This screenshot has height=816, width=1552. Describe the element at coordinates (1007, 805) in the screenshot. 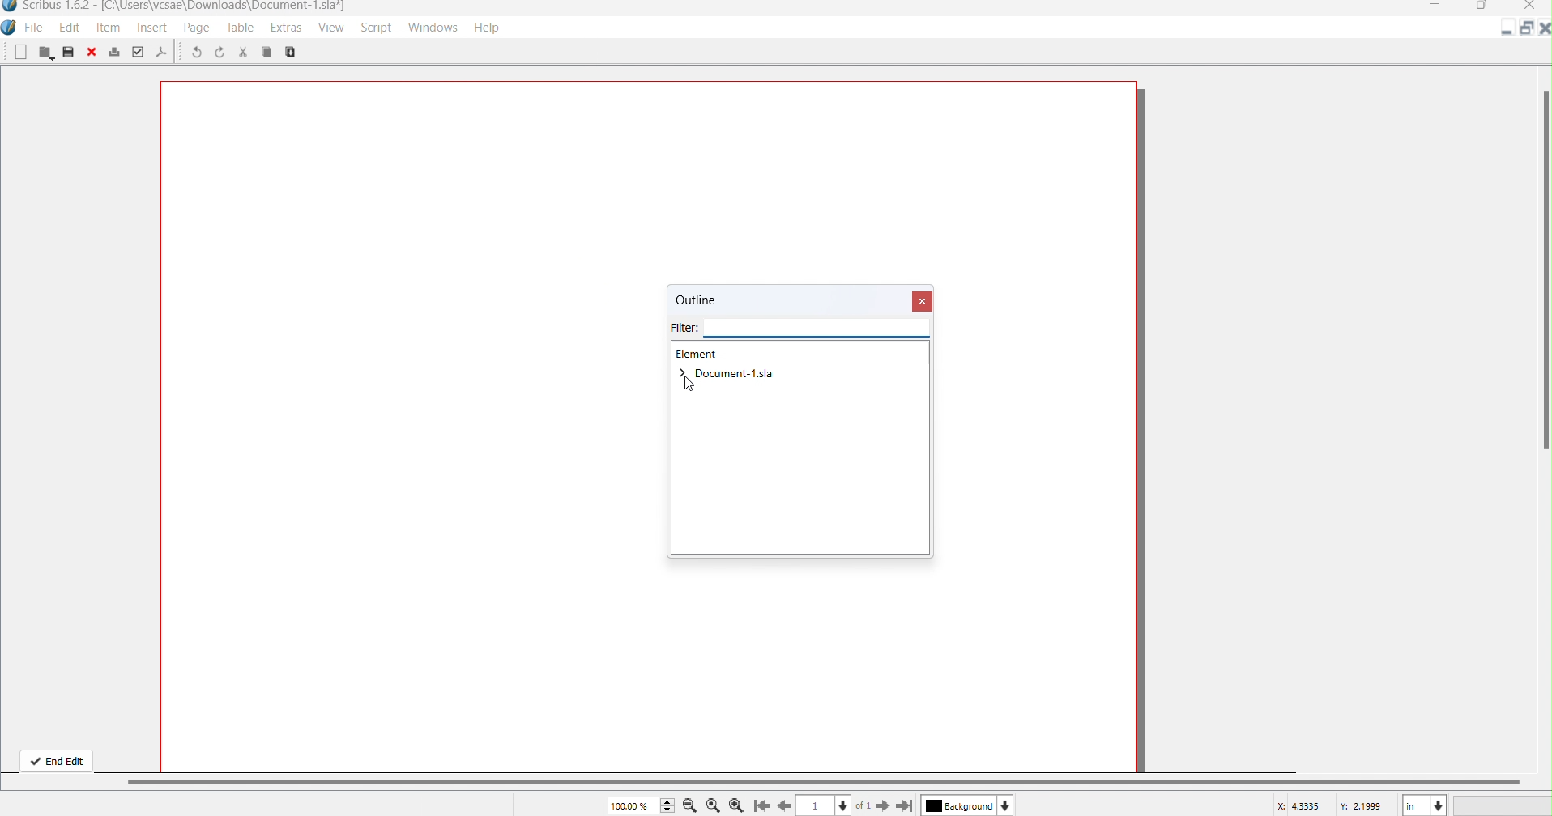

I see `down` at that location.